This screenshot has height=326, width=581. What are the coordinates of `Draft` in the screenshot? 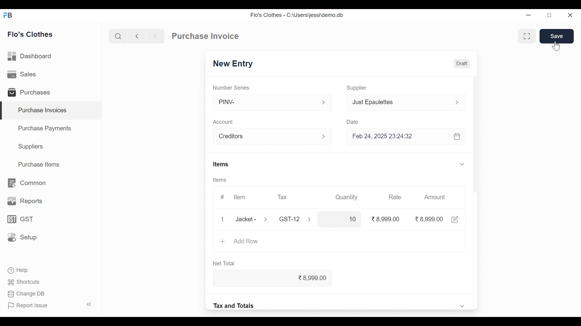 It's located at (462, 63).